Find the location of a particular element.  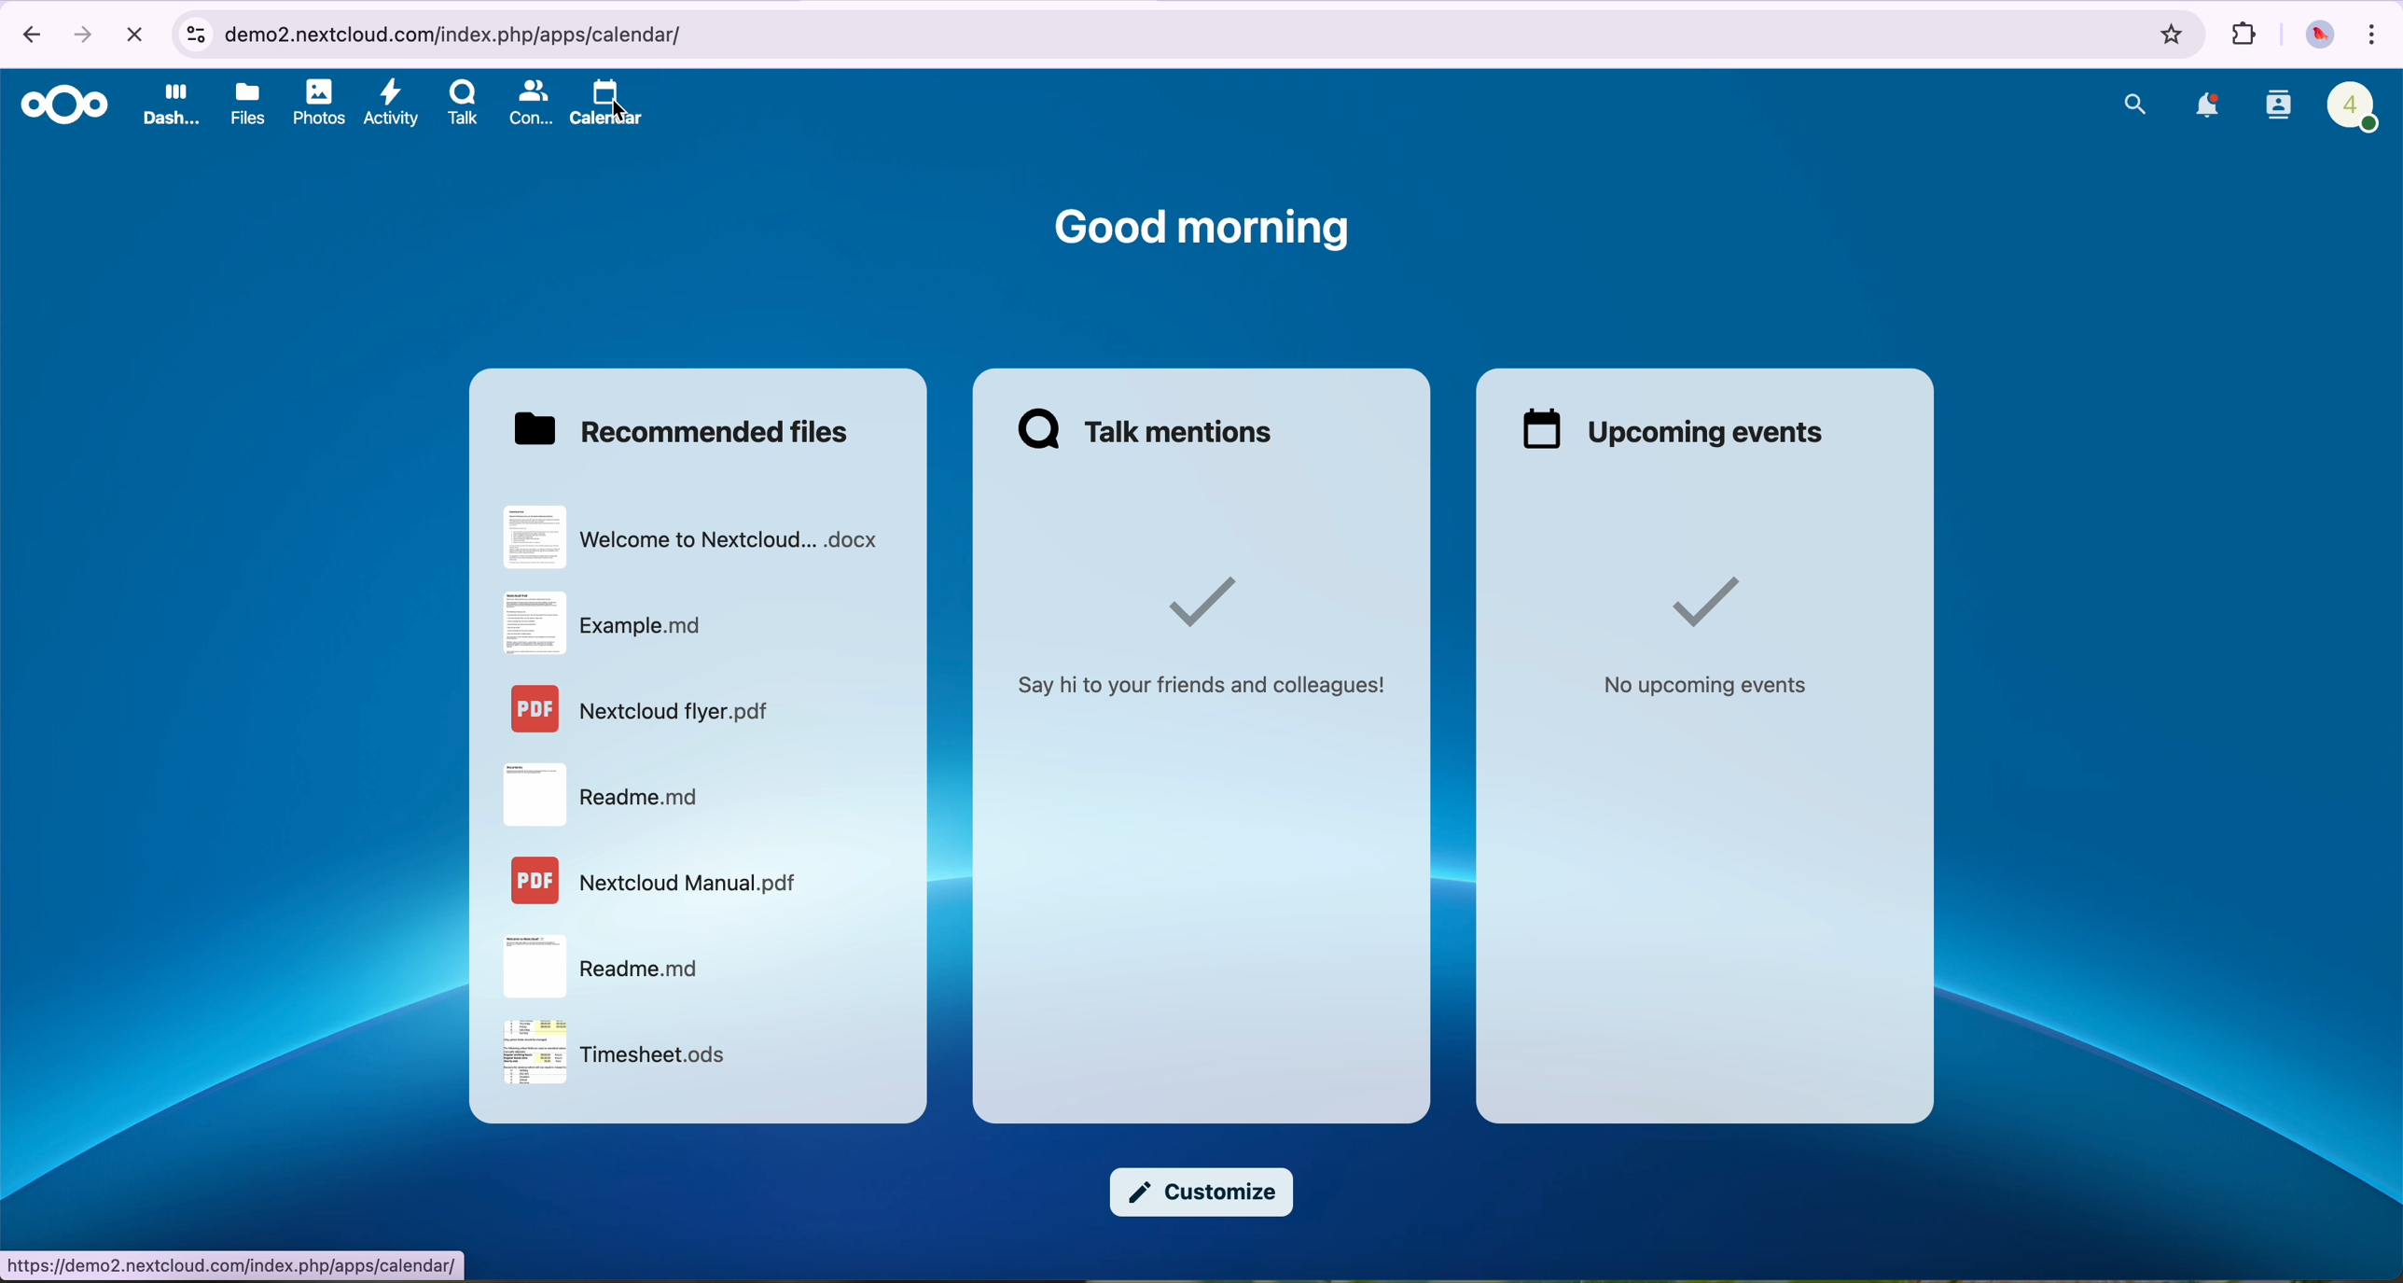

no upcoming events is located at coordinates (1709, 636).